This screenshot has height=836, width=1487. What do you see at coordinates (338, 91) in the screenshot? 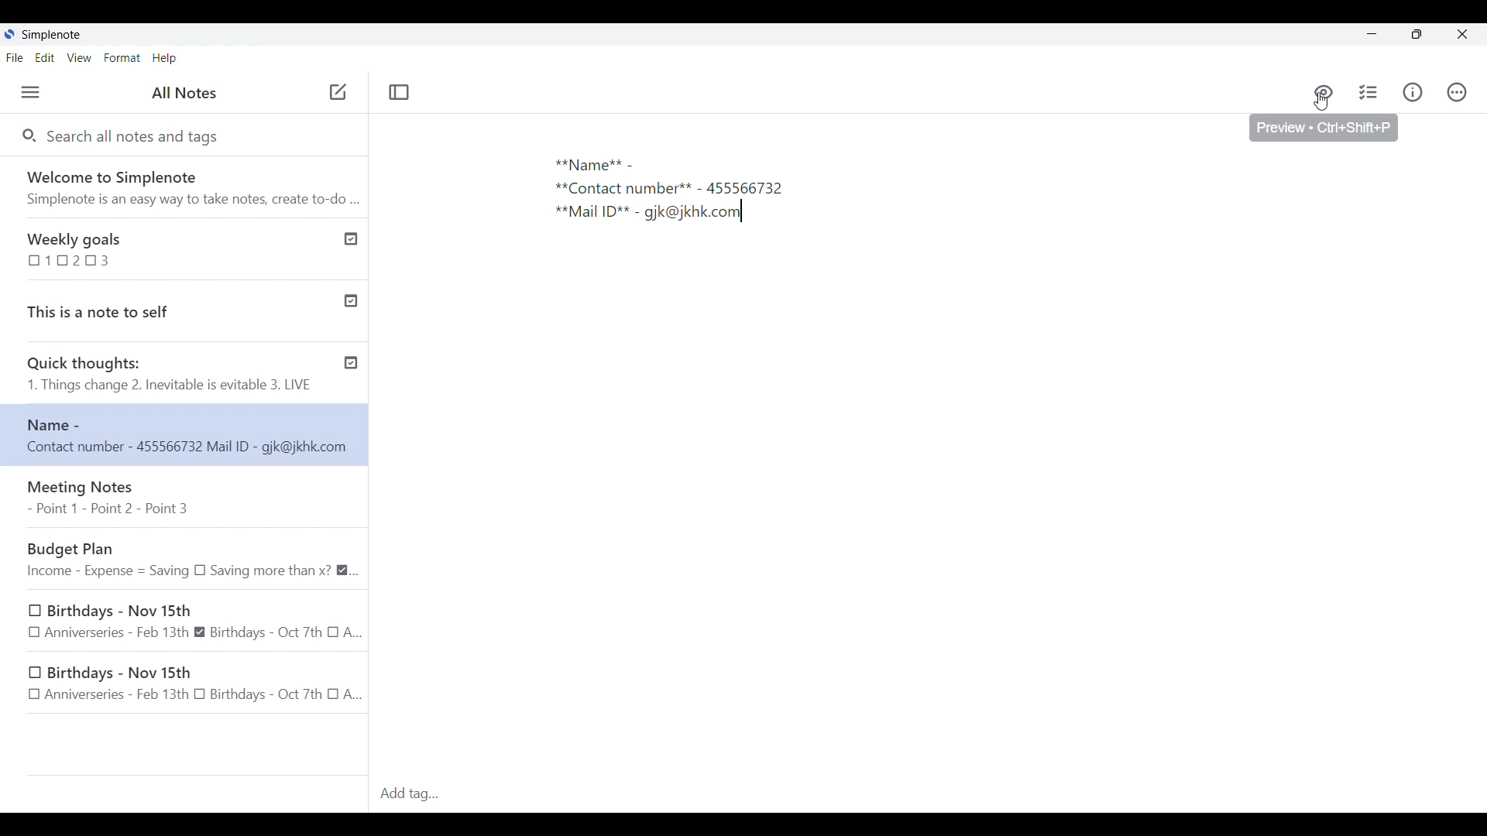
I see `Add new note` at bounding box center [338, 91].